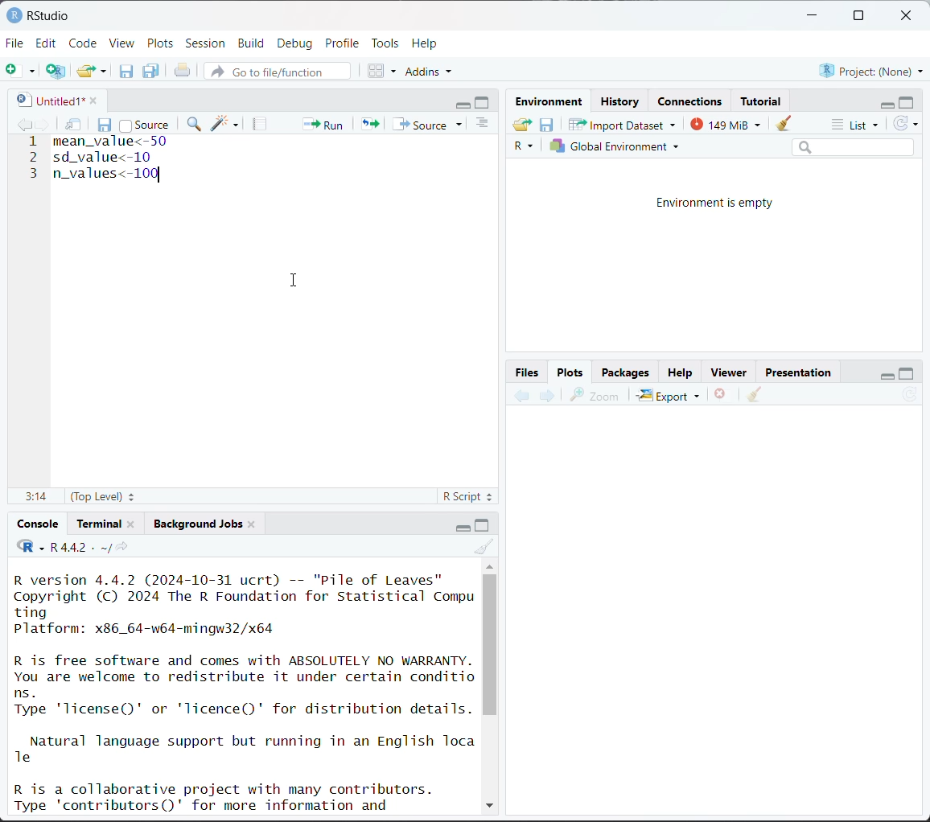 The height and width of the screenshot is (822, 930). I want to click on open an existing file, so click(86, 68).